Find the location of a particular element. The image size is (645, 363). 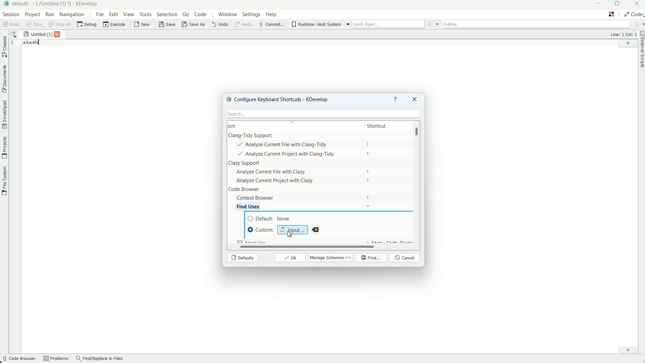

quick open is located at coordinates (388, 25).